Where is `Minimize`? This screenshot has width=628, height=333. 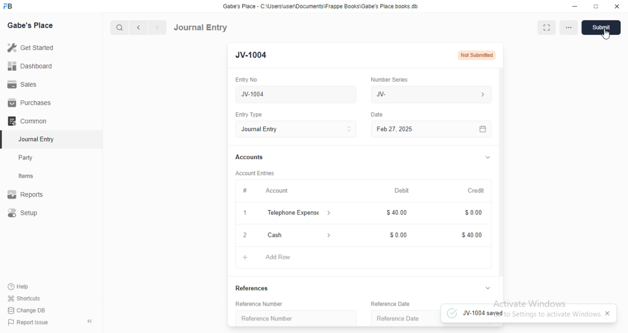
Minimize is located at coordinates (575, 6).